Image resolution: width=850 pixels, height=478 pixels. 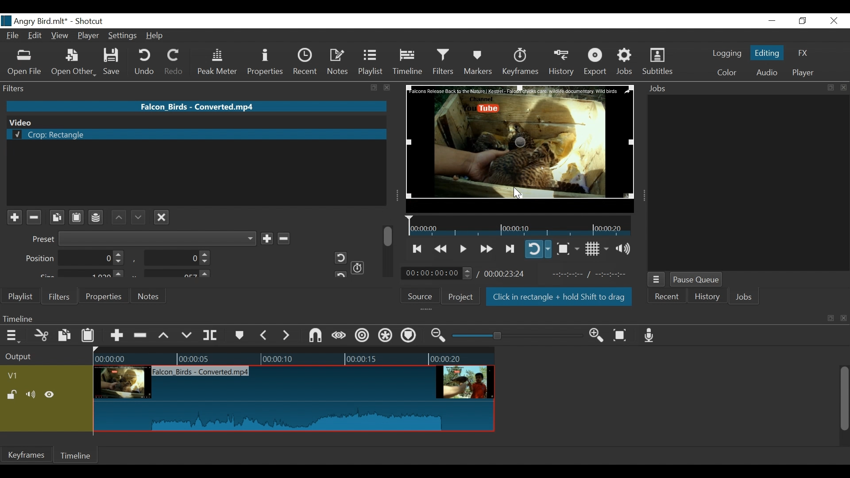 What do you see at coordinates (119, 217) in the screenshot?
I see `up` at bounding box center [119, 217].